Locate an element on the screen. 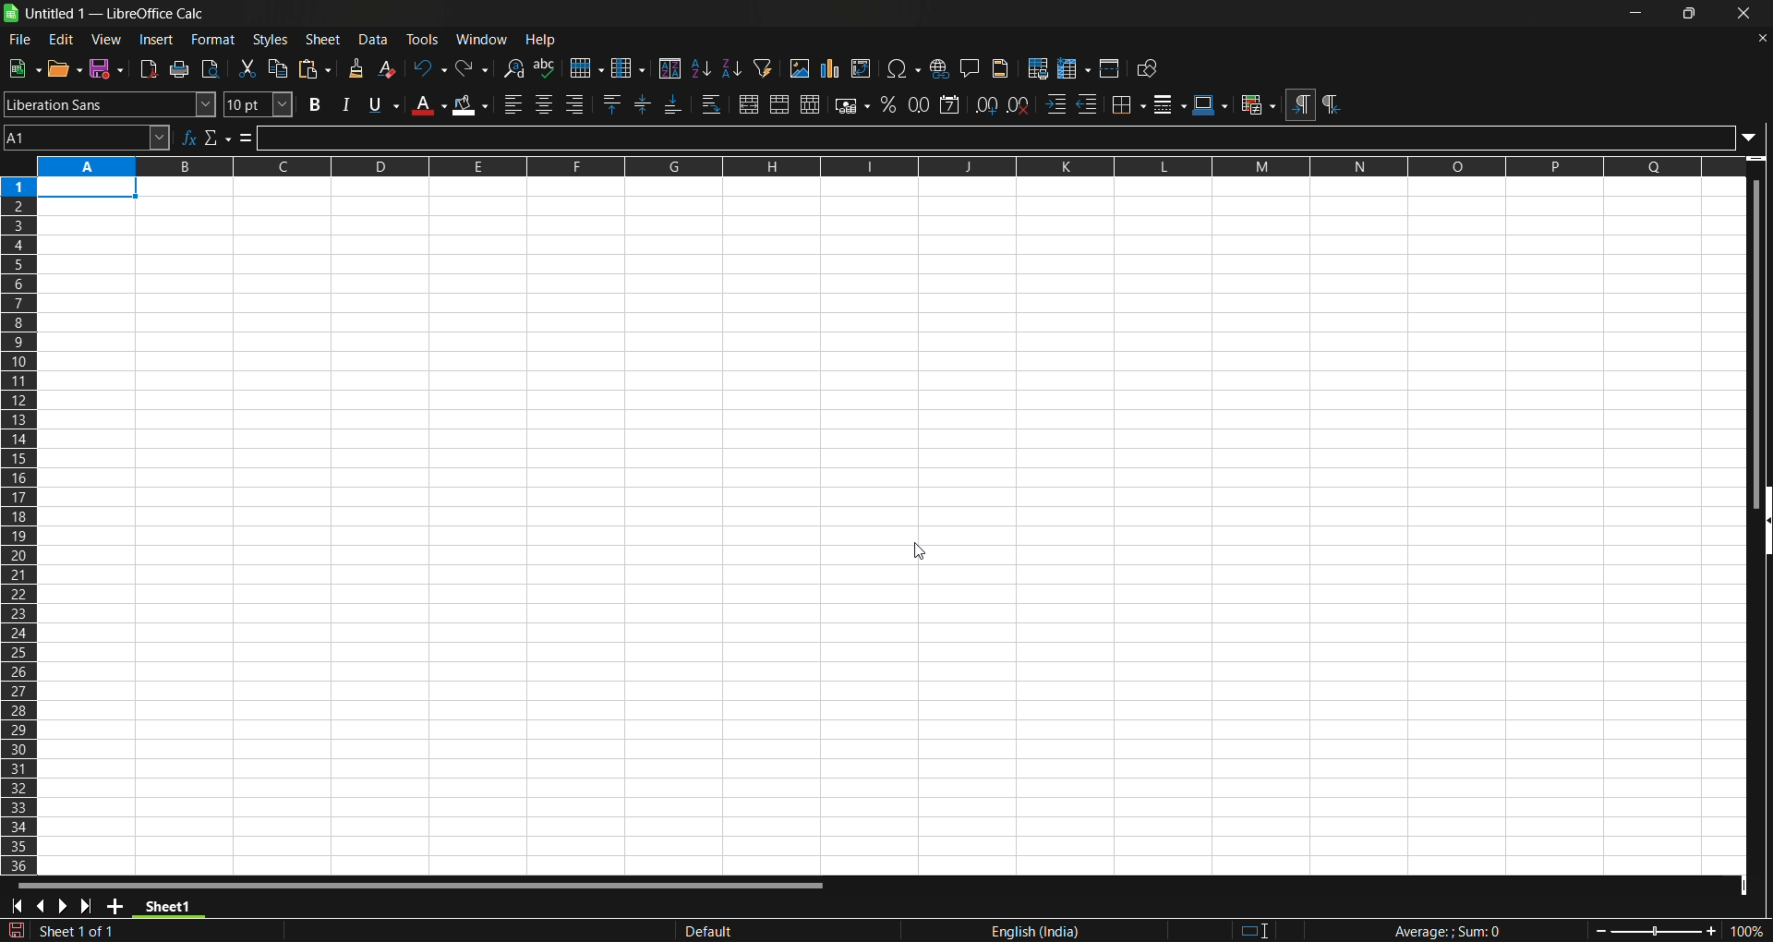  sheet is located at coordinates (325, 39).